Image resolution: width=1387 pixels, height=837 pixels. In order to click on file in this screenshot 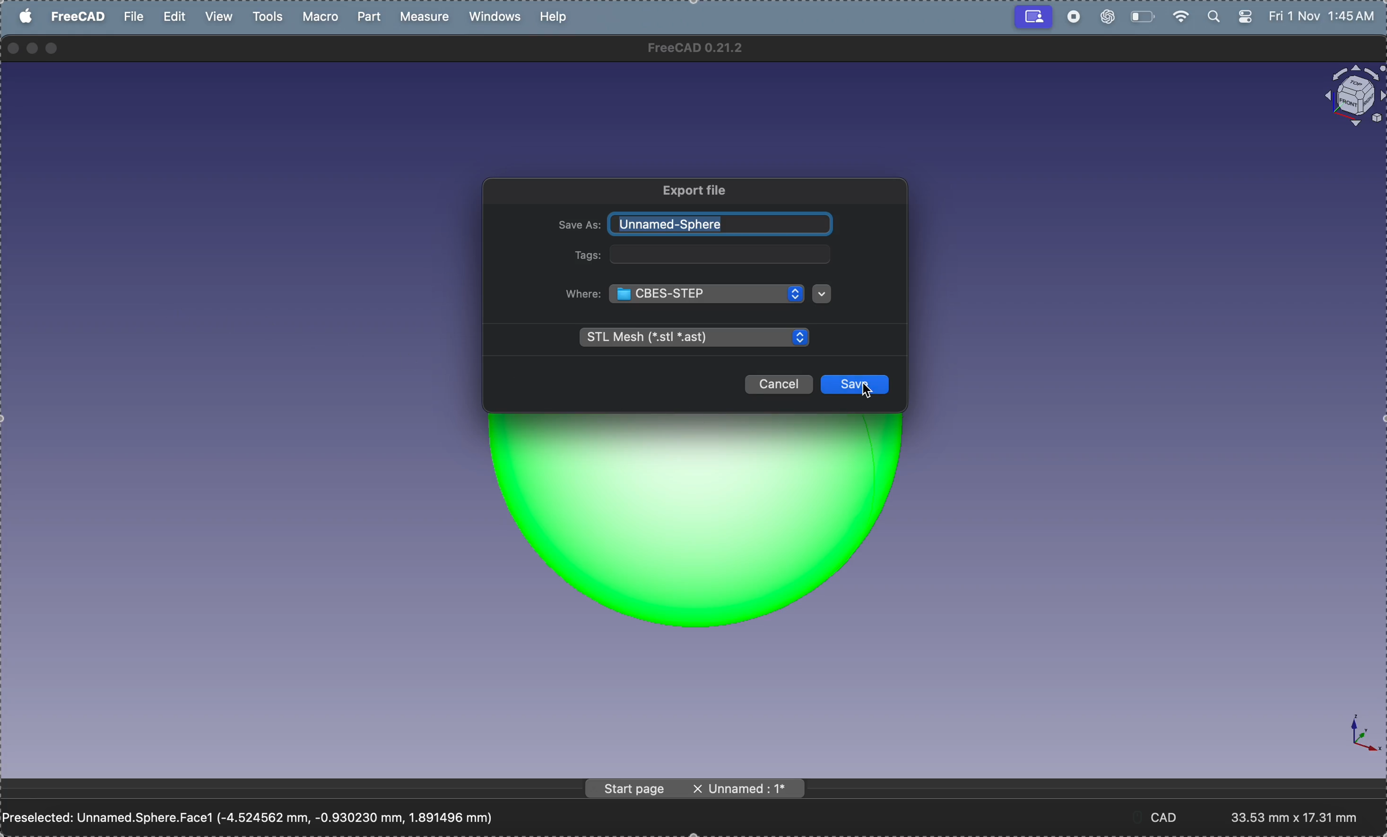, I will do `click(136, 20)`.